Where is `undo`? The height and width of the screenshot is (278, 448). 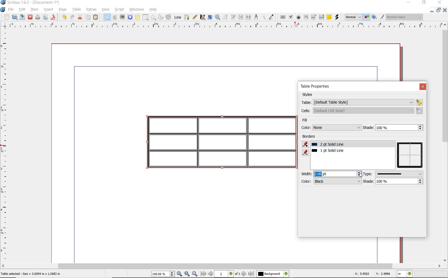
undo is located at coordinates (64, 17).